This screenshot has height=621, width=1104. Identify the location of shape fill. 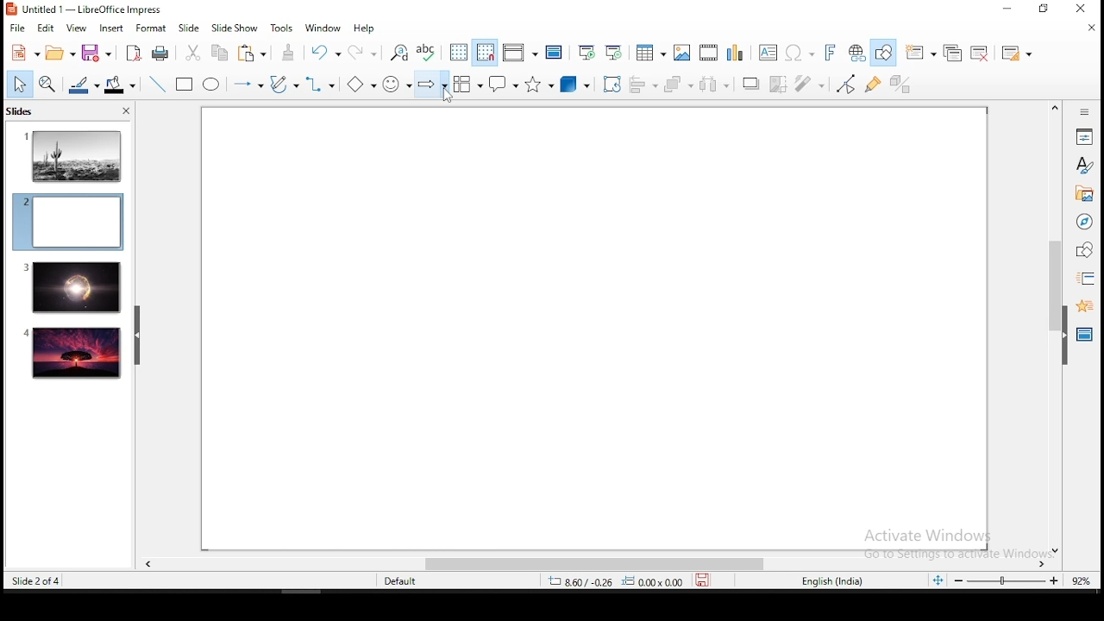
(119, 86).